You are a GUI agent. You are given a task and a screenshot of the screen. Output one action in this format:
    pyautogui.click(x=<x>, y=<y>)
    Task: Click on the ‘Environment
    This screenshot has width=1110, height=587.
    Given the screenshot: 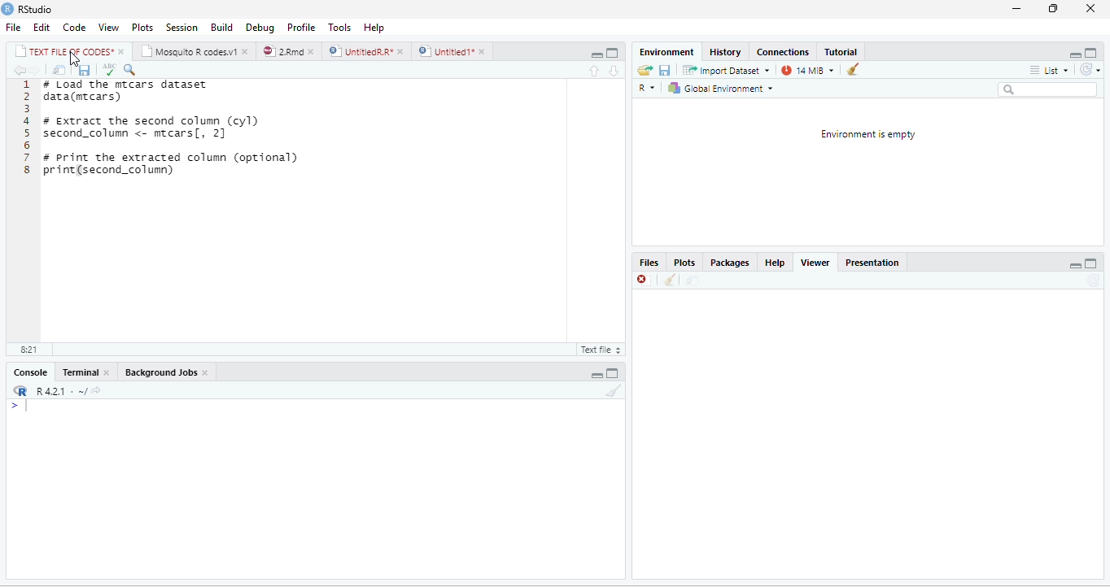 What is the action you would take?
    pyautogui.click(x=665, y=52)
    